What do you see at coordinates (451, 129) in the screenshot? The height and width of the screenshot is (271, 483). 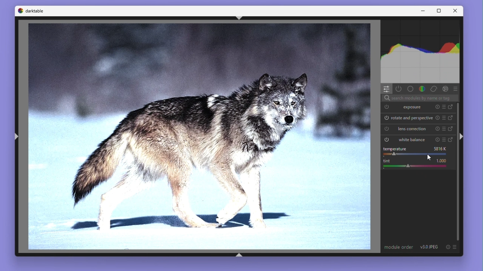 I see `Go to full version of lens correction` at bounding box center [451, 129].